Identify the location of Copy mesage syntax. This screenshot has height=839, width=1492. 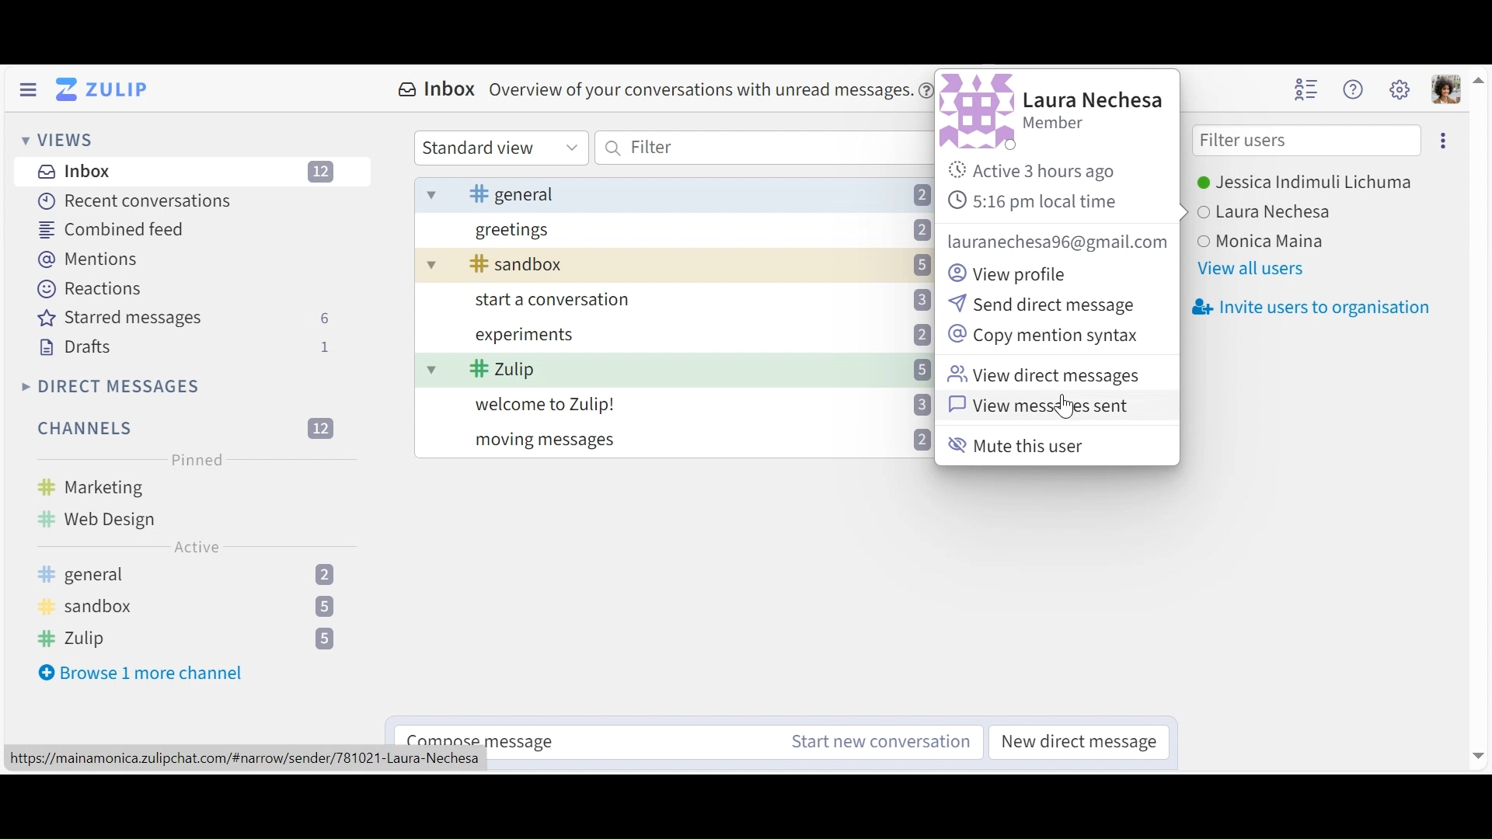
(1044, 335).